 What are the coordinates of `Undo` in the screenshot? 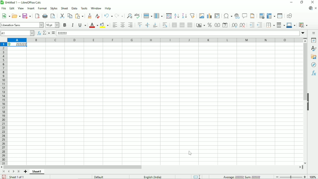 It's located at (108, 15).